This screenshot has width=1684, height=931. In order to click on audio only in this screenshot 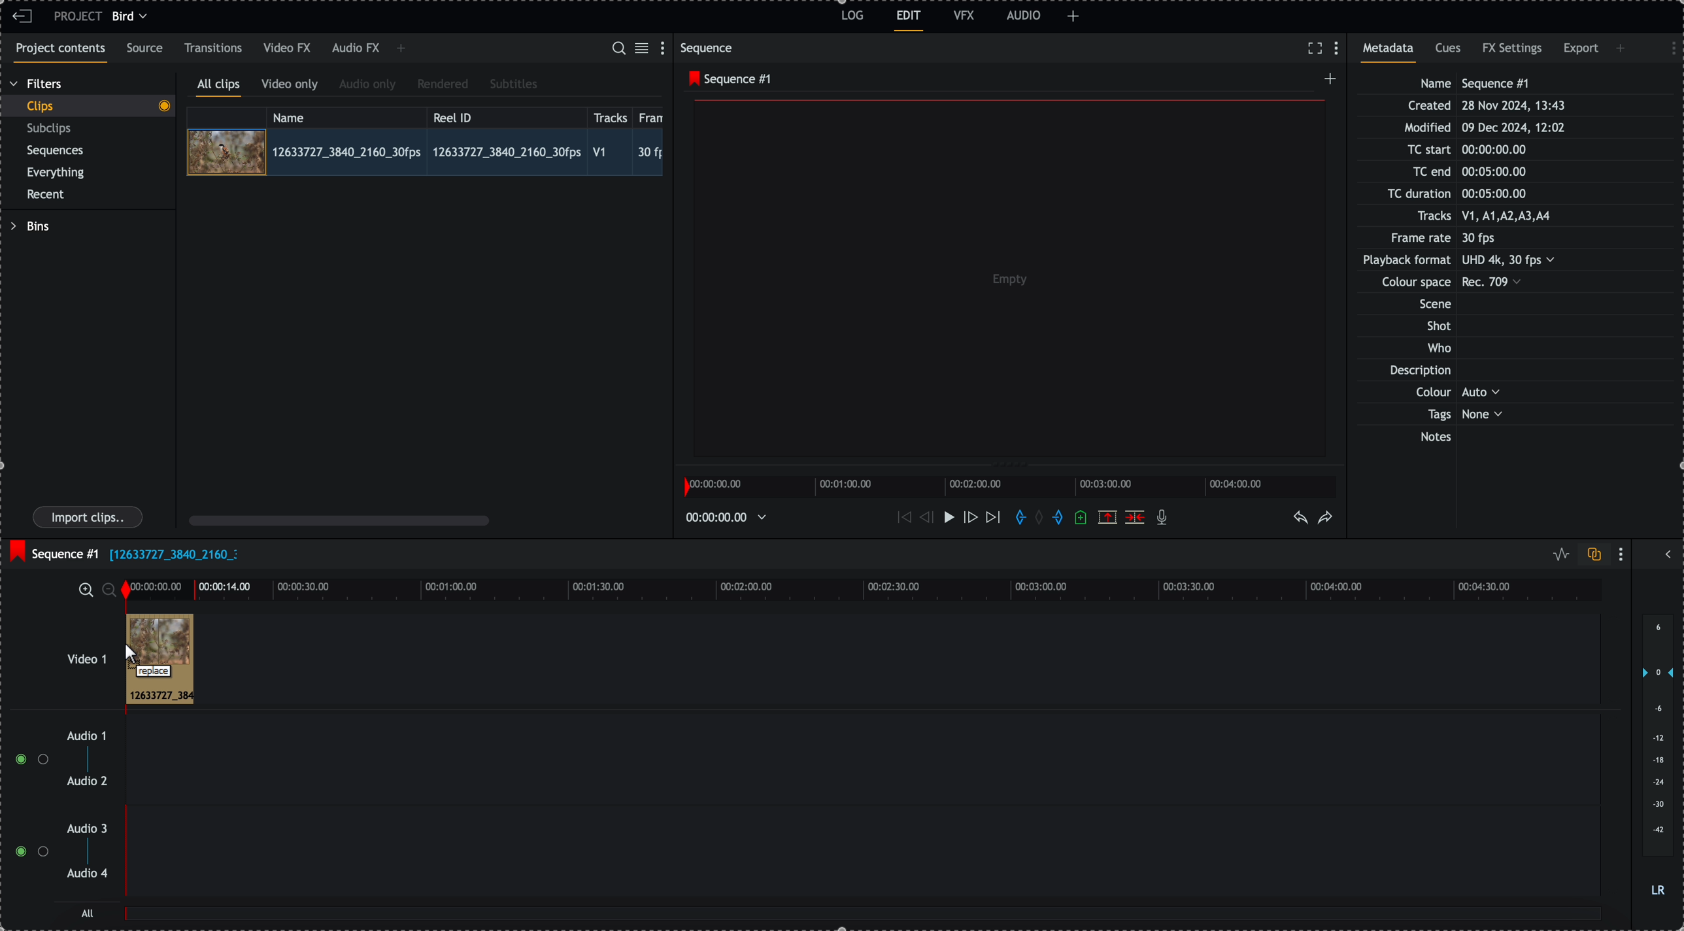, I will do `click(368, 86)`.